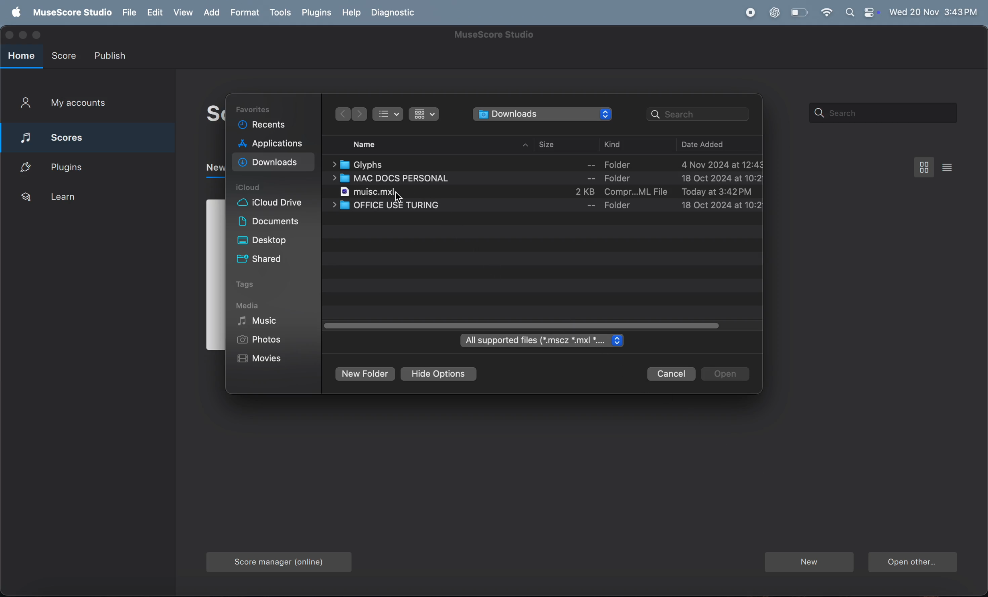  What do you see at coordinates (707, 145) in the screenshot?
I see `date added` at bounding box center [707, 145].